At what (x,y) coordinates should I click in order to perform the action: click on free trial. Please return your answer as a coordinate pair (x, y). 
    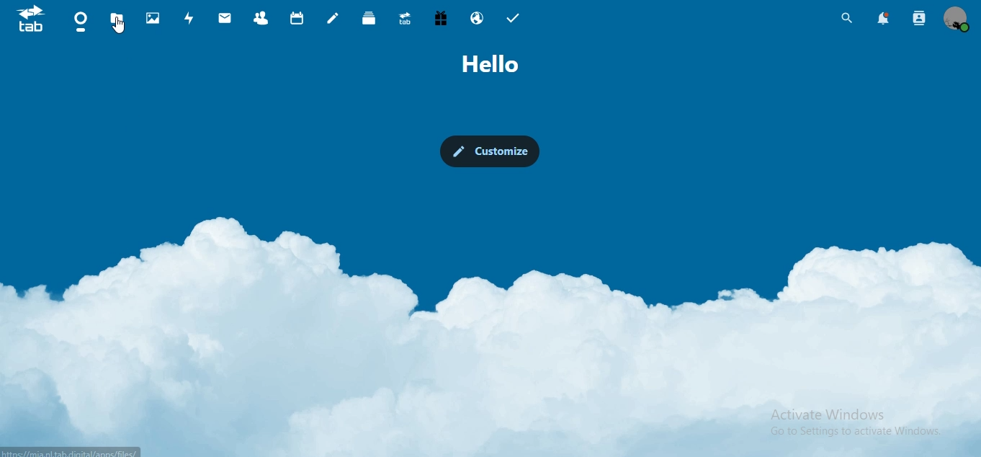
    Looking at the image, I should click on (442, 17).